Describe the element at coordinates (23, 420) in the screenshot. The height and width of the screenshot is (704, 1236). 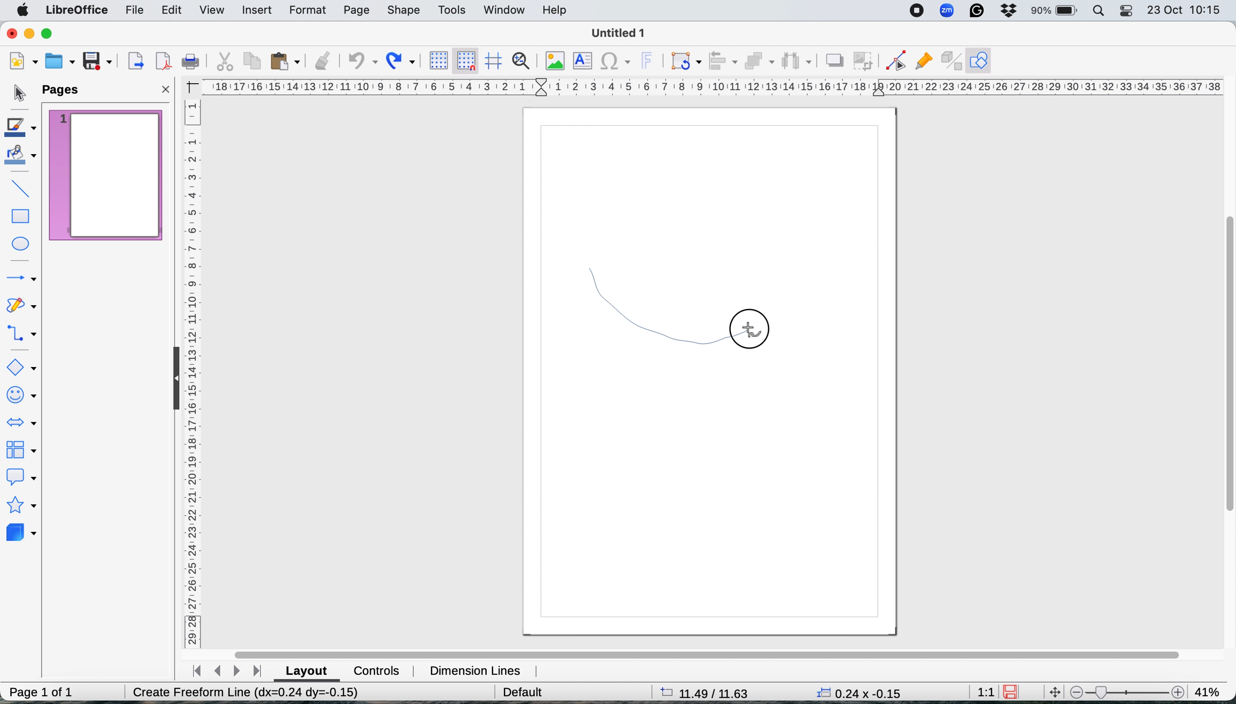
I see `block arrows` at that location.